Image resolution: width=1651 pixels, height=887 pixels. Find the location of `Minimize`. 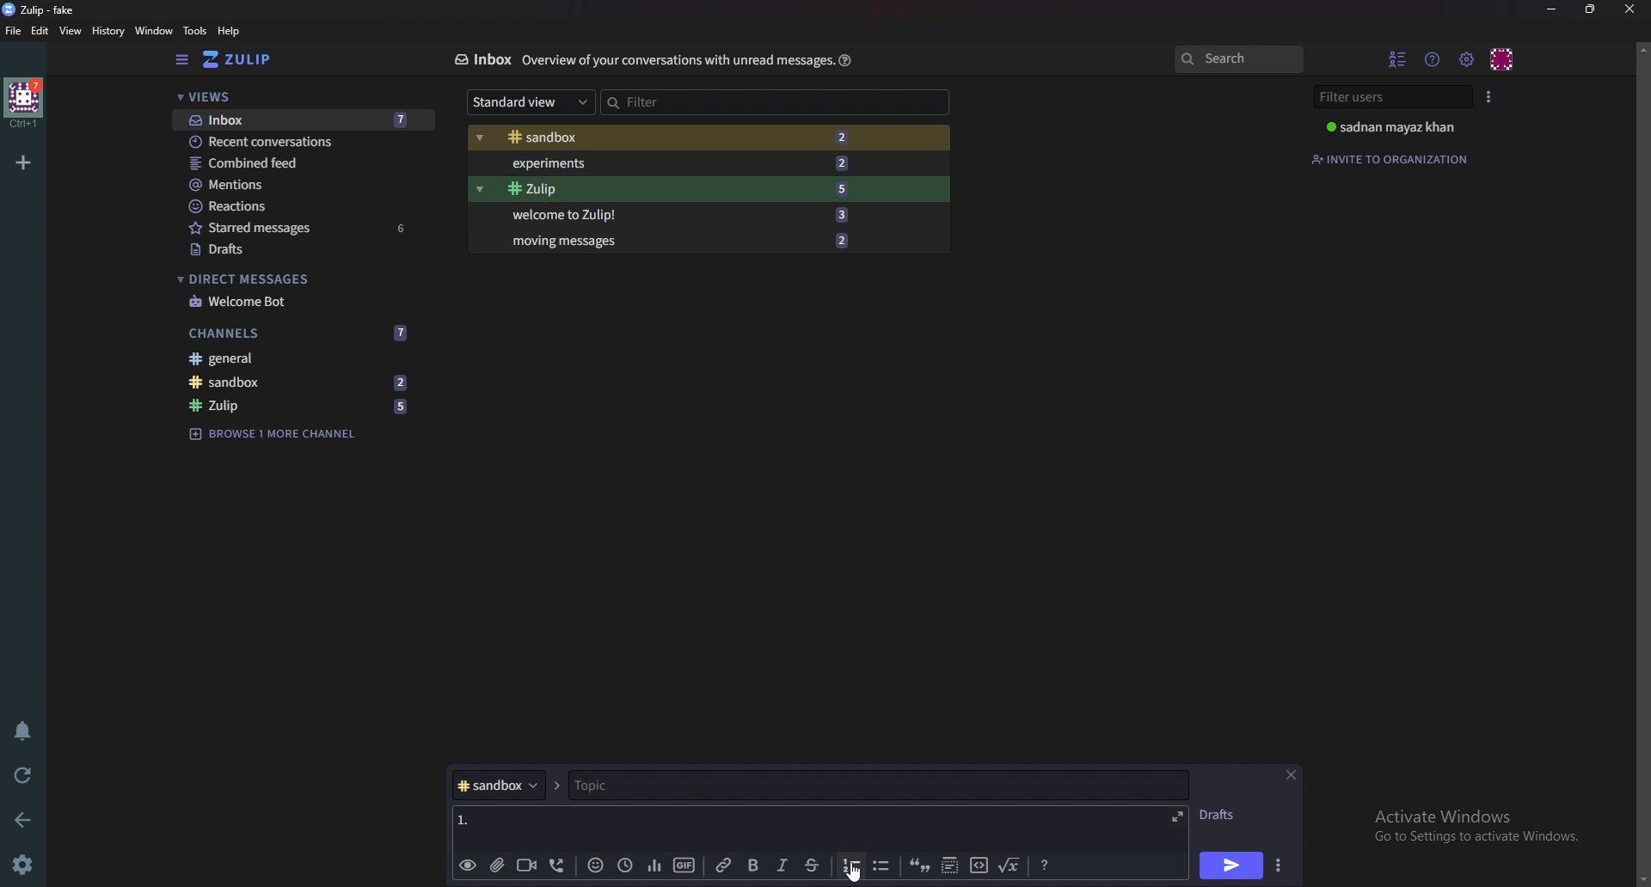

Minimize is located at coordinates (1553, 9).